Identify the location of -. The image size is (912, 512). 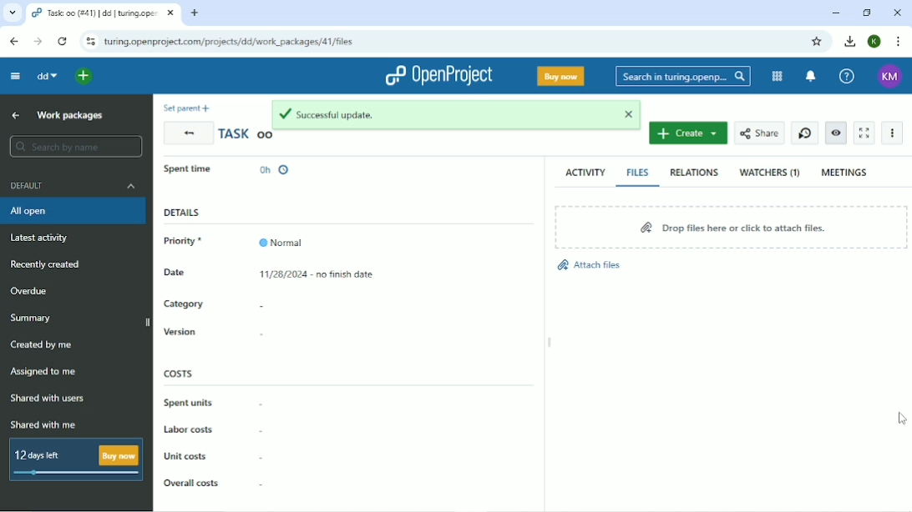
(261, 484).